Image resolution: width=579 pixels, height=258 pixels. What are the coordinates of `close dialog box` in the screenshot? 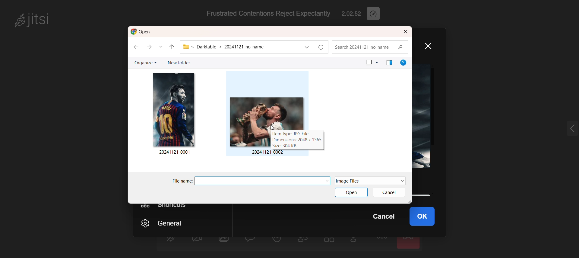 It's located at (406, 32).